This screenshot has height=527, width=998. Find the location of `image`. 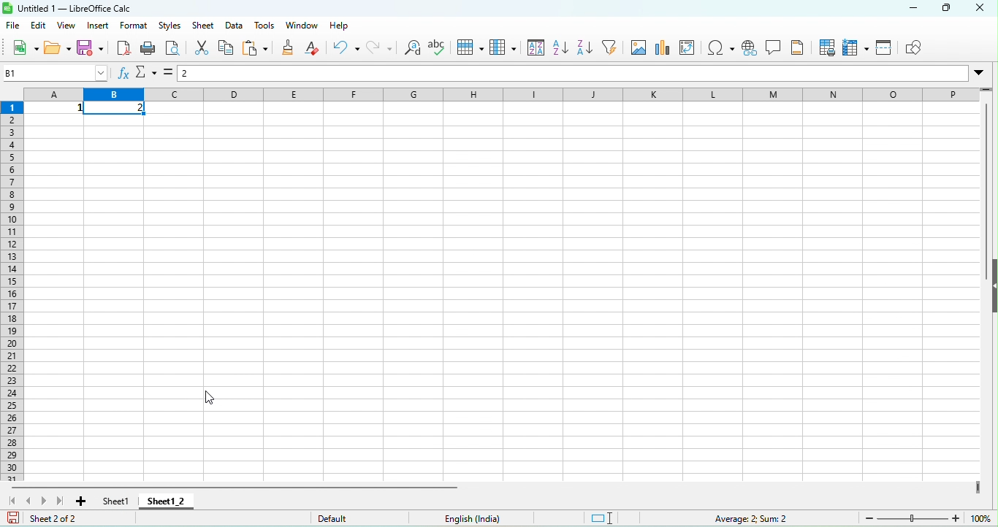

image is located at coordinates (640, 50).